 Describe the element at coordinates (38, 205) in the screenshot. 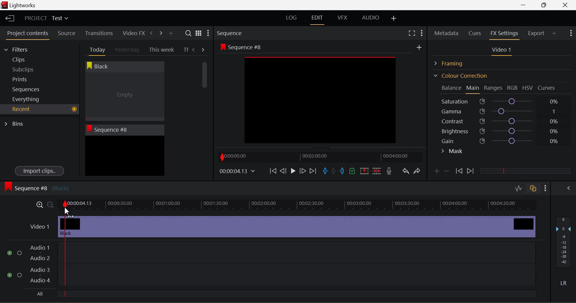

I see `Timeline Zoom In` at that location.